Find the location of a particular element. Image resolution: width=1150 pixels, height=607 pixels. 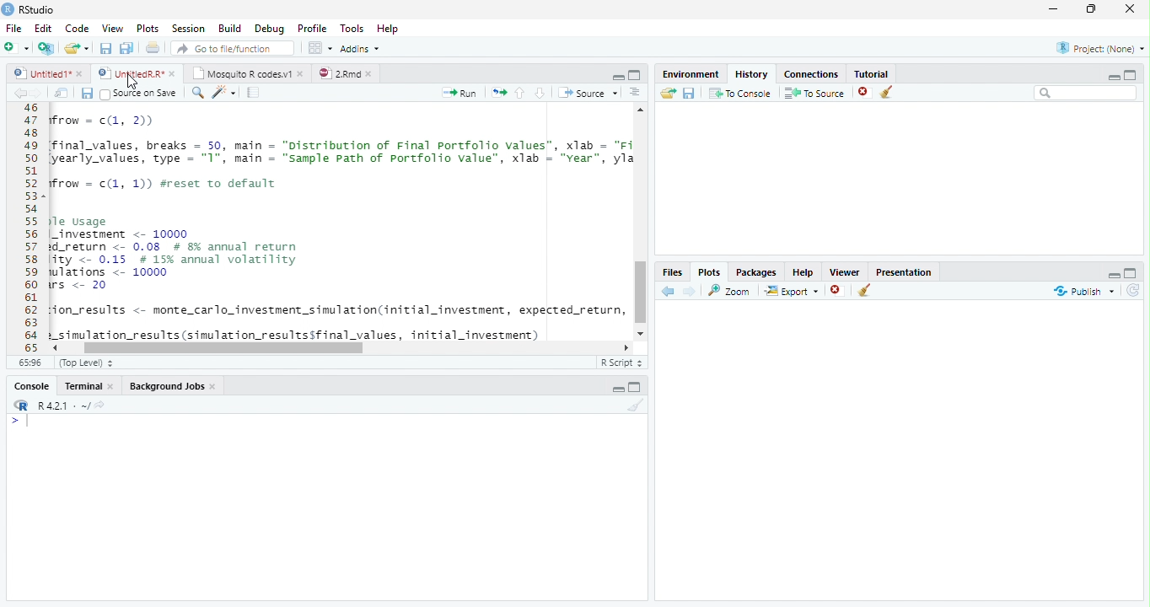

‘Connections is located at coordinates (809, 73).